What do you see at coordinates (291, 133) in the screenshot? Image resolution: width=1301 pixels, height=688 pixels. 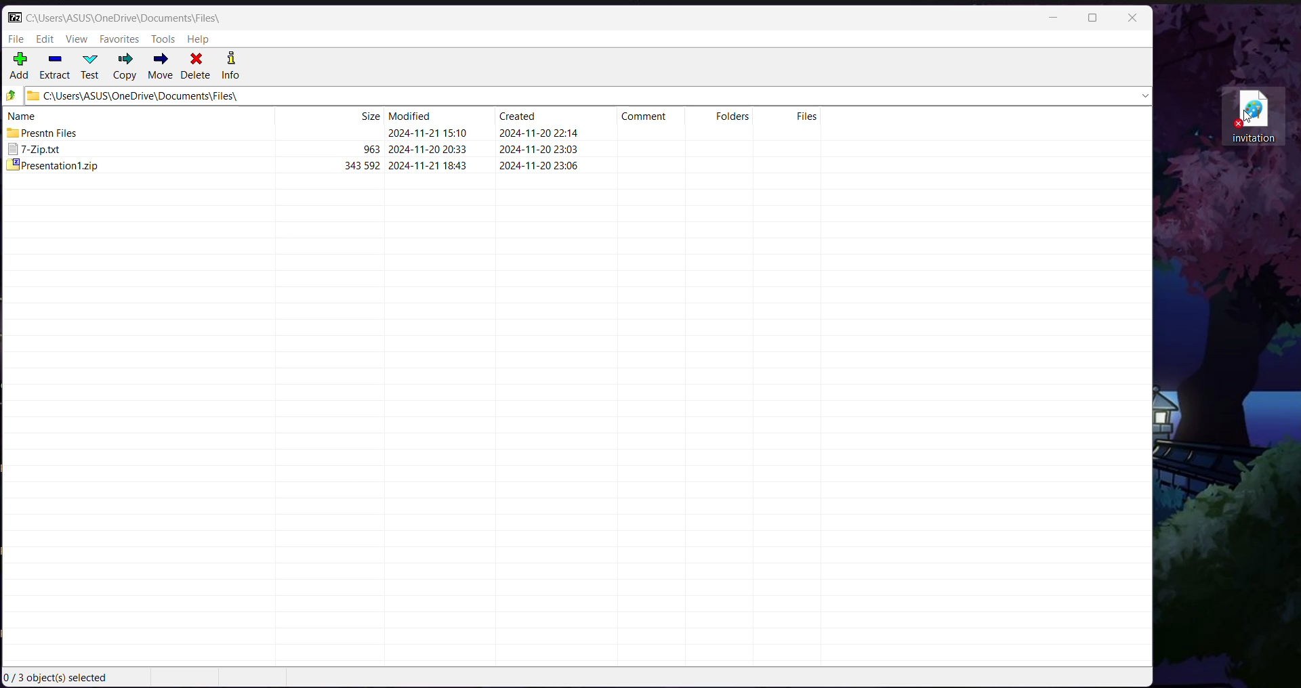 I see `Presntn Files 2024-11-21 15.10 2024-11-20 22:14` at bounding box center [291, 133].